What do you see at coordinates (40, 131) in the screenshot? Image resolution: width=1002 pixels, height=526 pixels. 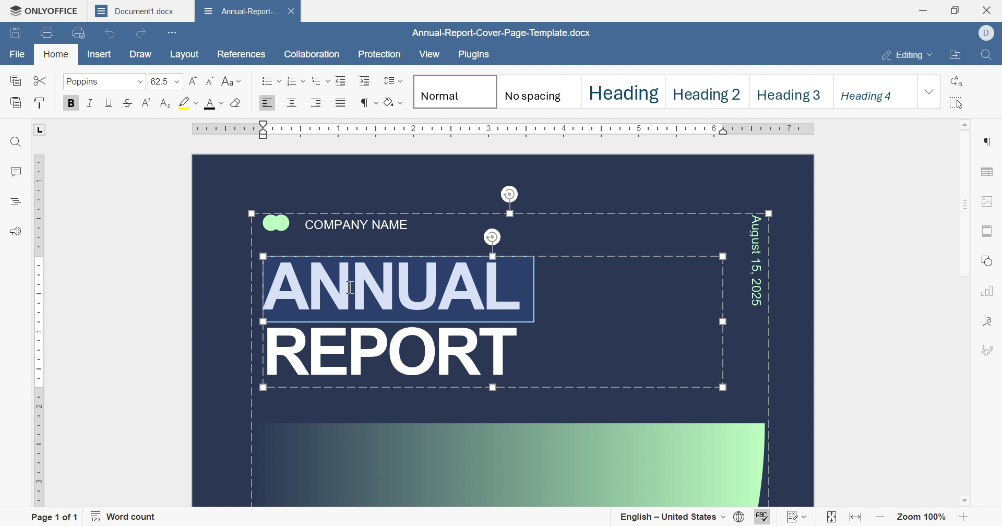 I see `L` at bounding box center [40, 131].